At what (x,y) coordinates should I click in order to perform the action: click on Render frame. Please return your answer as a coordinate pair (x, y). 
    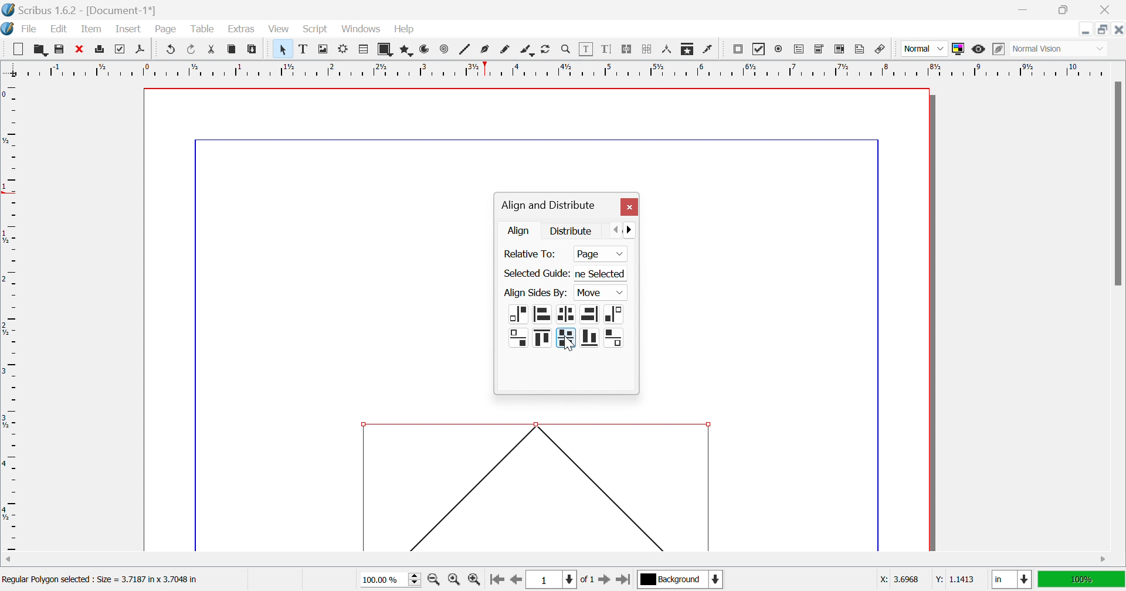
    Looking at the image, I should click on (343, 48).